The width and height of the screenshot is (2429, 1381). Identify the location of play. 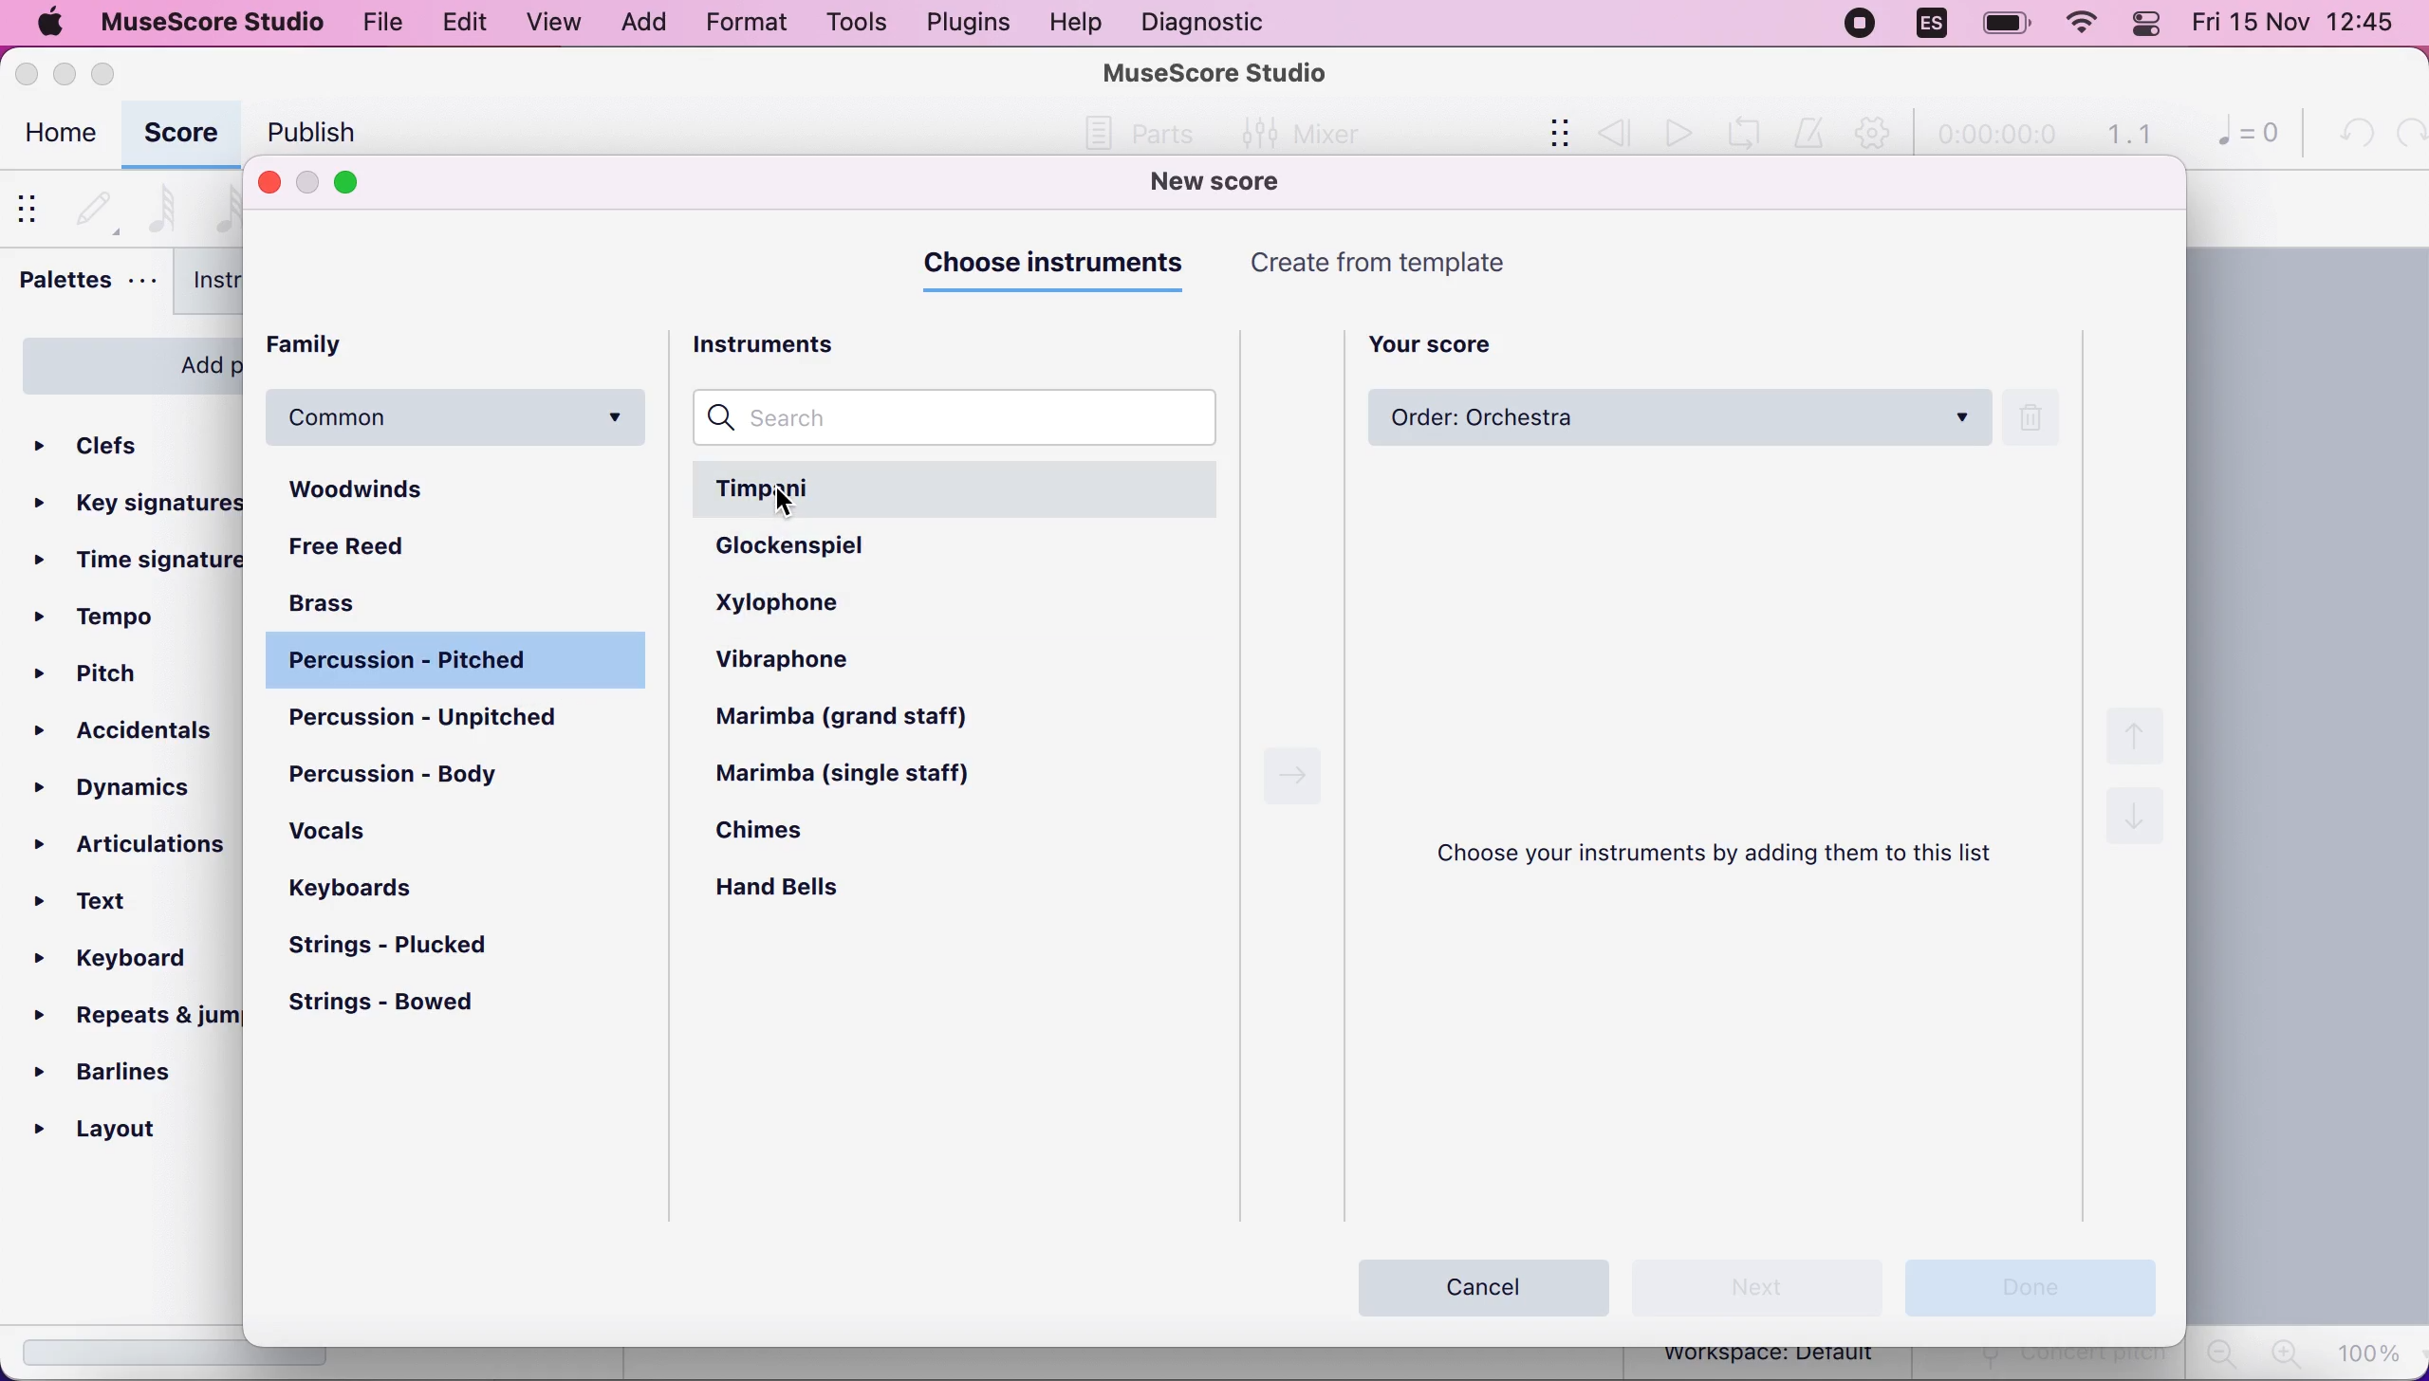
(1676, 133).